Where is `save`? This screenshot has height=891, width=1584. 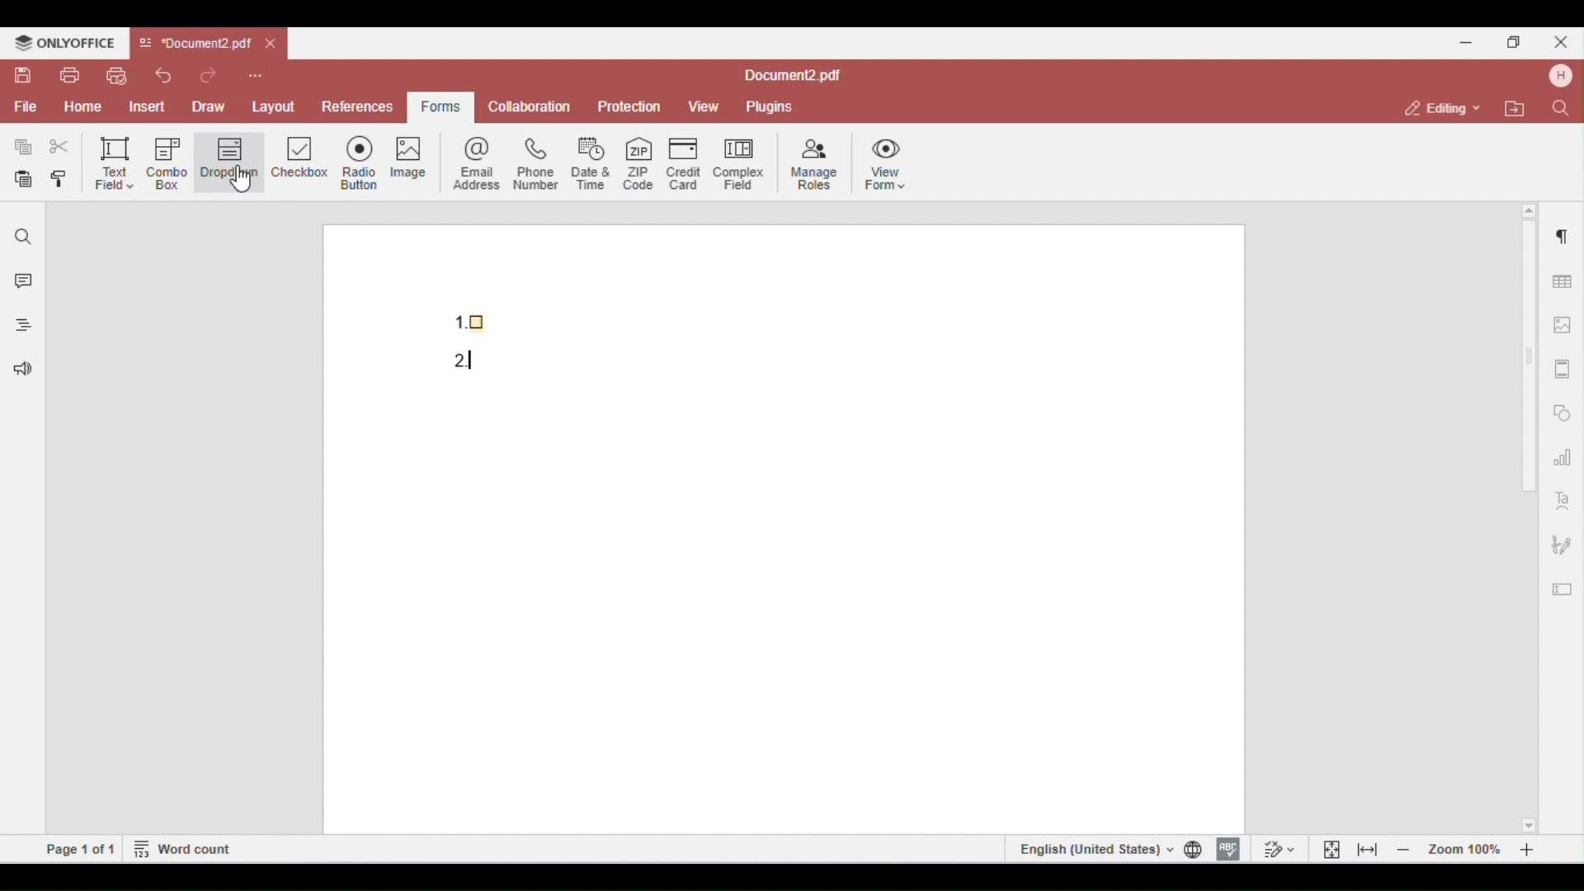 save is located at coordinates (25, 75).